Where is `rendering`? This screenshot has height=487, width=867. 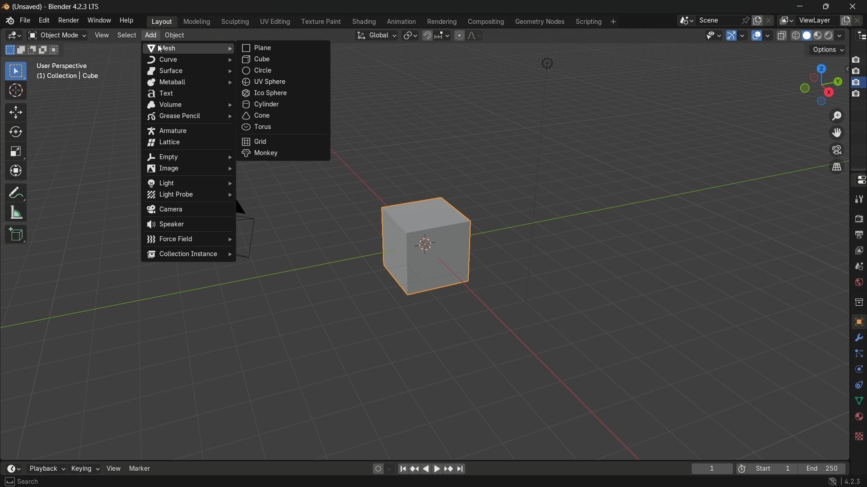
rendering is located at coordinates (442, 22).